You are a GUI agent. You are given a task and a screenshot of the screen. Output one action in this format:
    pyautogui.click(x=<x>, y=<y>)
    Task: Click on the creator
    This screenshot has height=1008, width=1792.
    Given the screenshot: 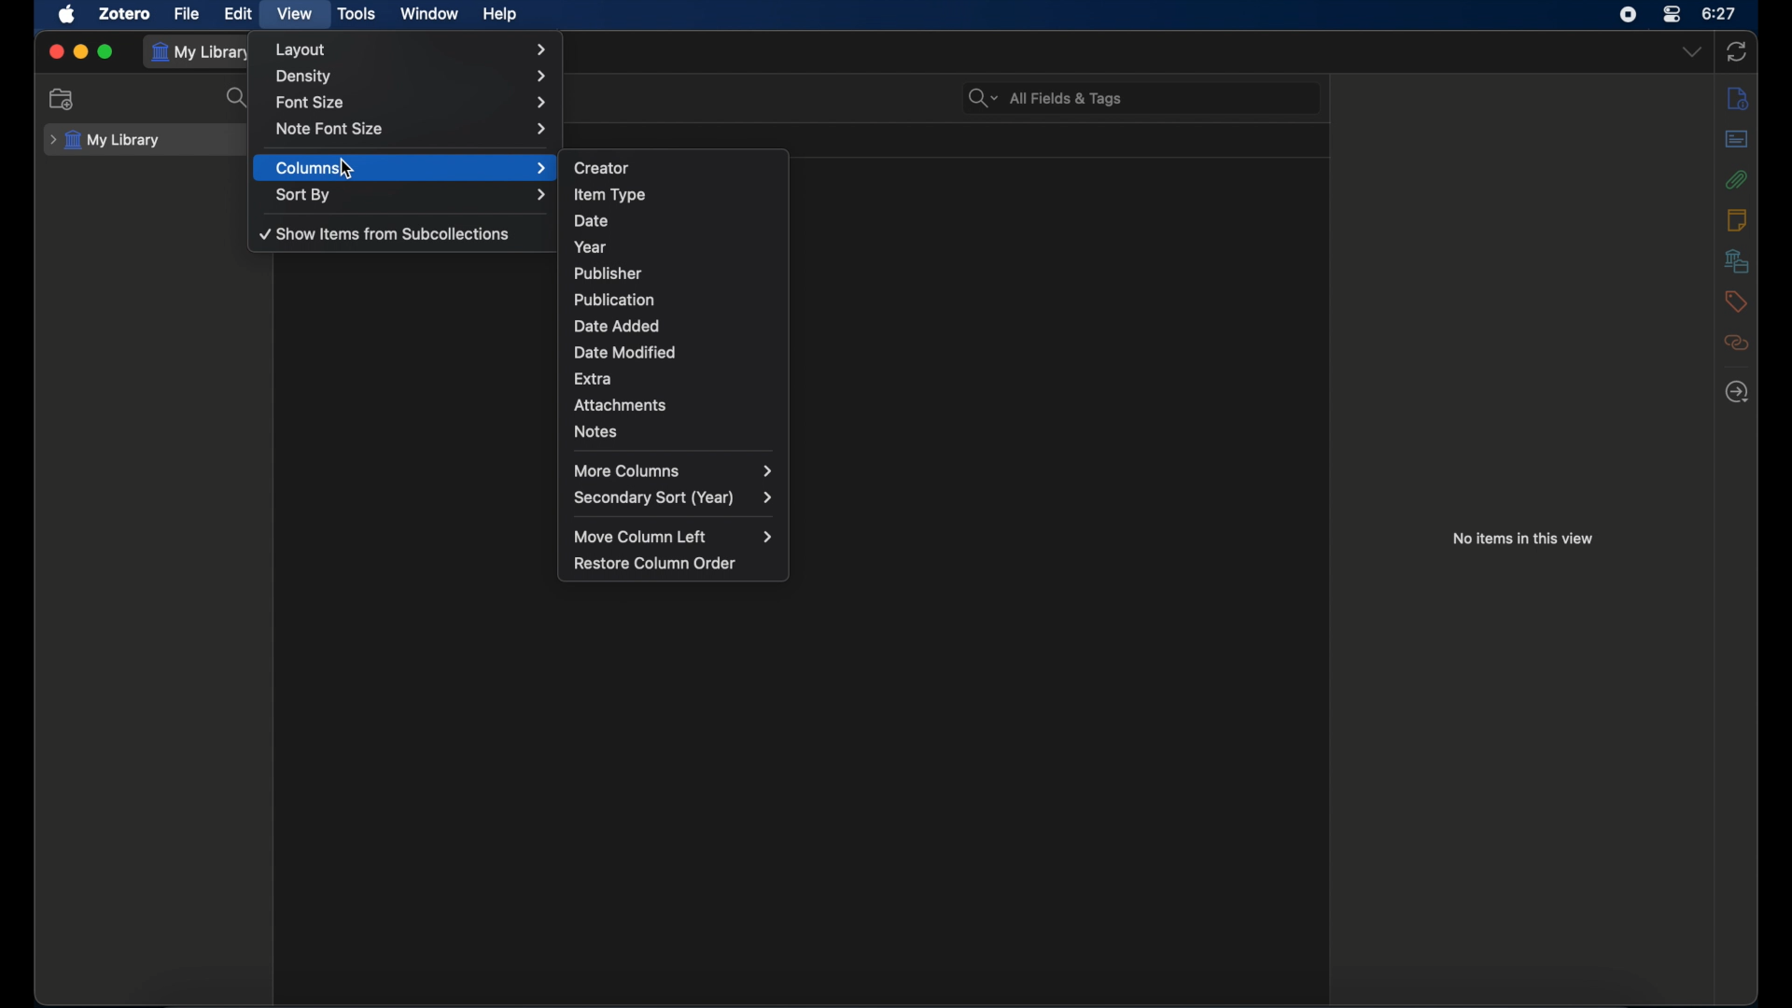 What is the action you would take?
    pyautogui.click(x=603, y=166)
    